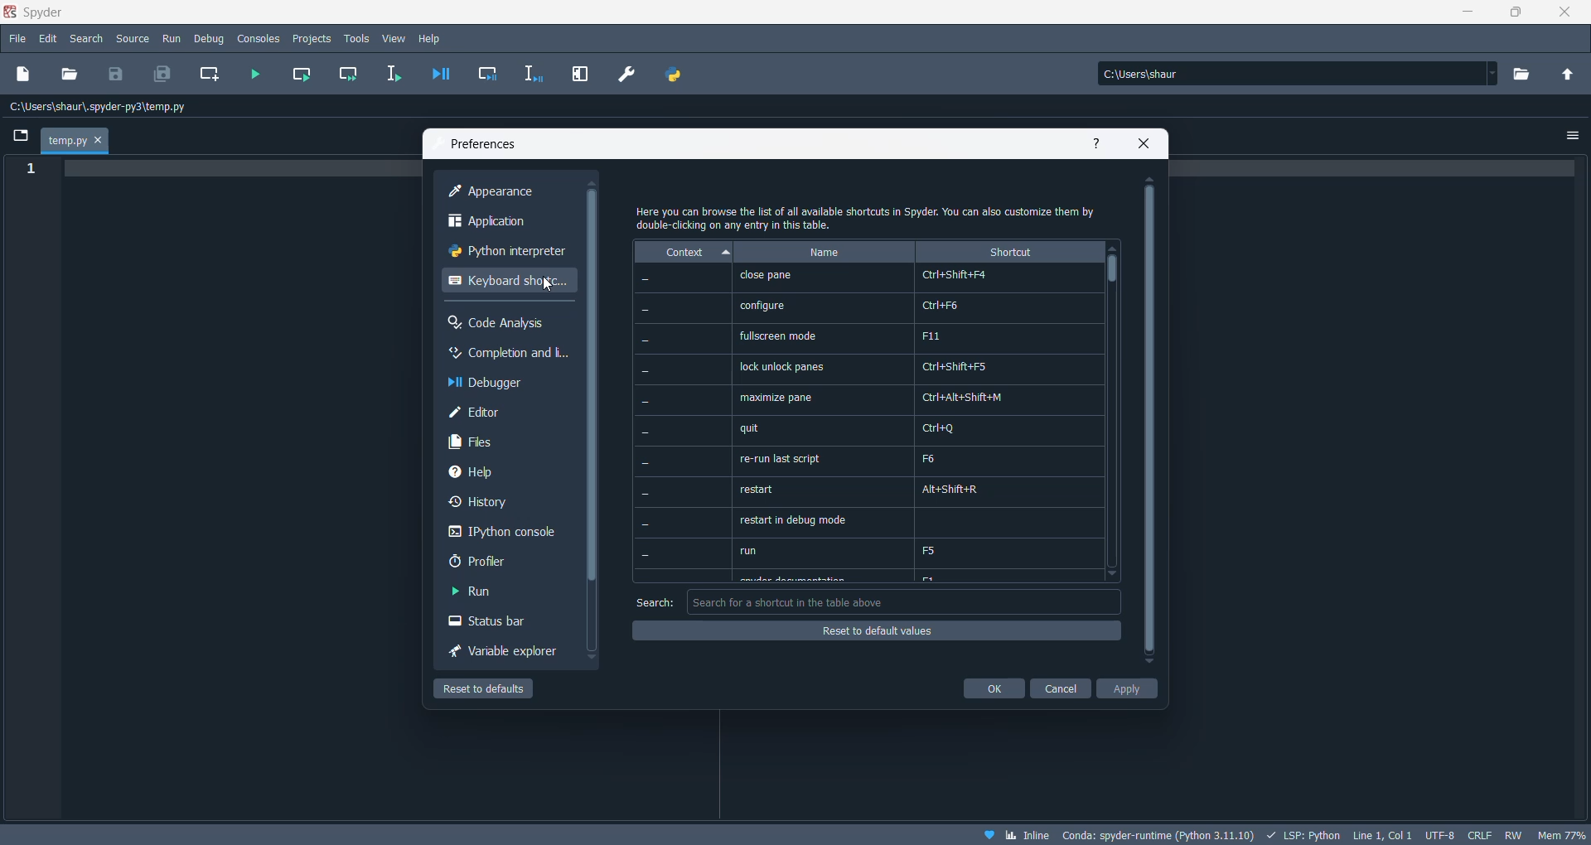 This screenshot has height=845, width=1591. What do you see at coordinates (1478, 833) in the screenshot?
I see `file EOL status` at bounding box center [1478, 833].